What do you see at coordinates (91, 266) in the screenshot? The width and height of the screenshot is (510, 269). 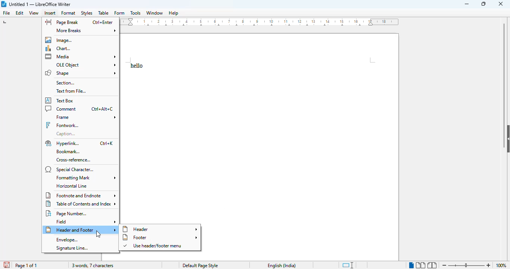 I see `3 words, 7 characters` at bounding box center [91, 266].